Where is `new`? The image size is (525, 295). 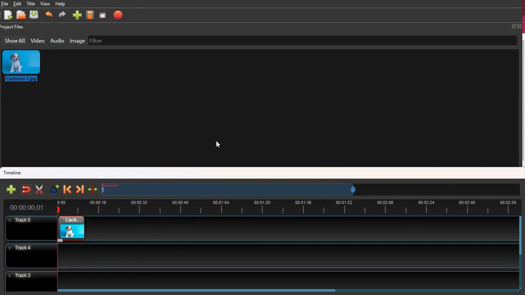
new is located at coordinates (11, 189).